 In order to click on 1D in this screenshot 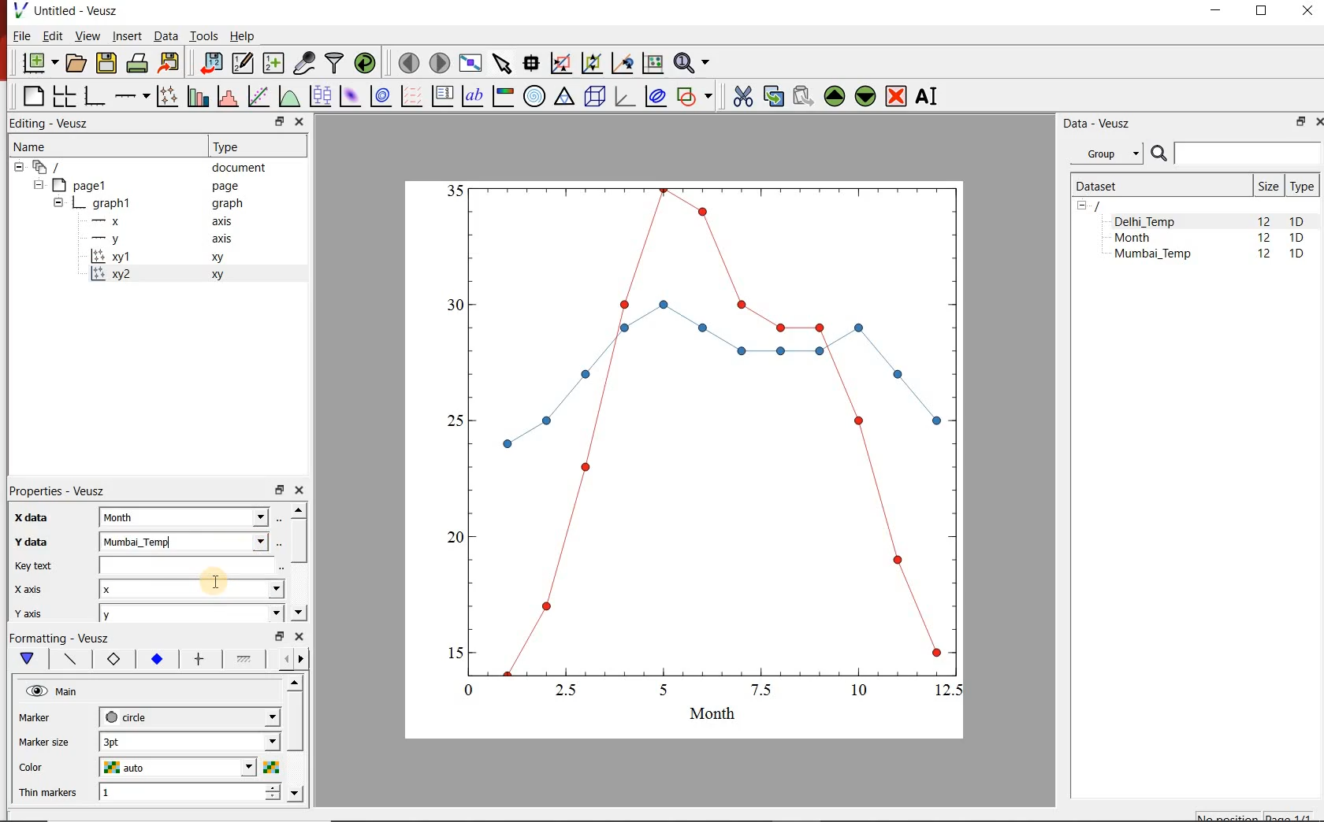, I will do `click(1296, 239)`.